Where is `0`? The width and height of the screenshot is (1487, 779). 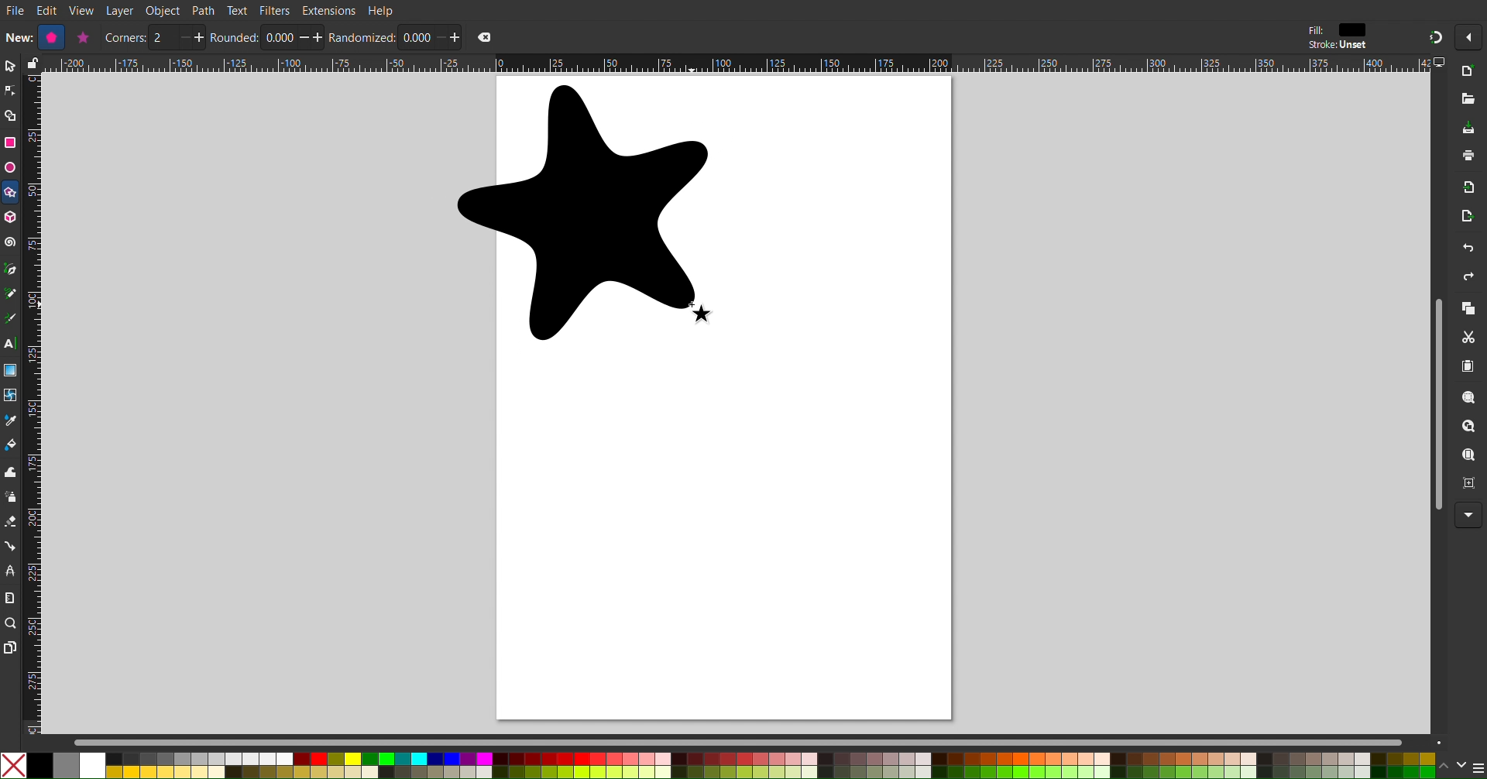 0 is located at coordinates (279, 38).